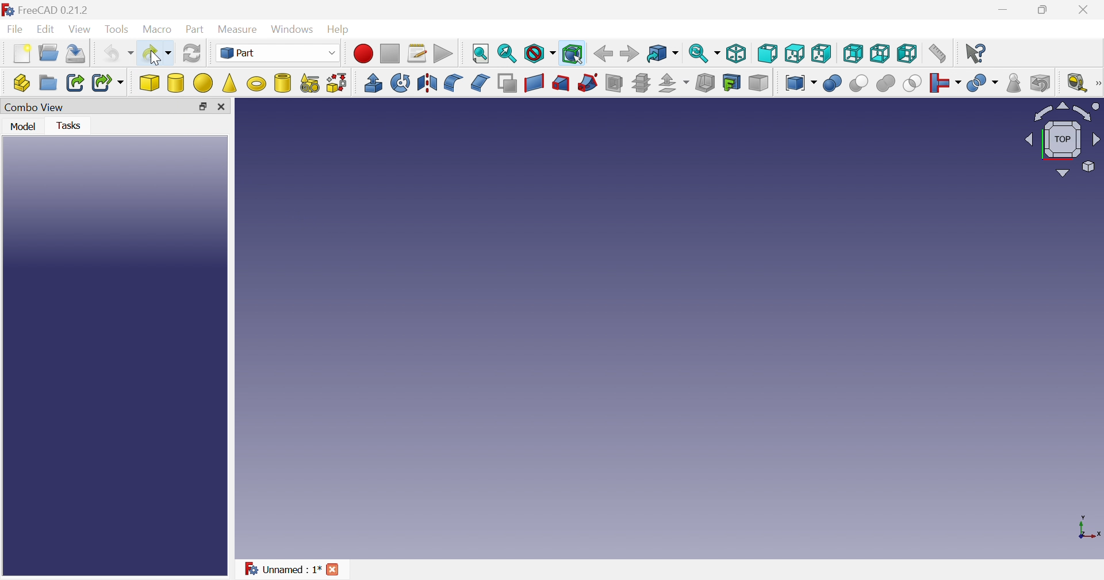  Describe the element at coordinates (640, 83) in the screenshot. I see `Cross-sections` at that location.